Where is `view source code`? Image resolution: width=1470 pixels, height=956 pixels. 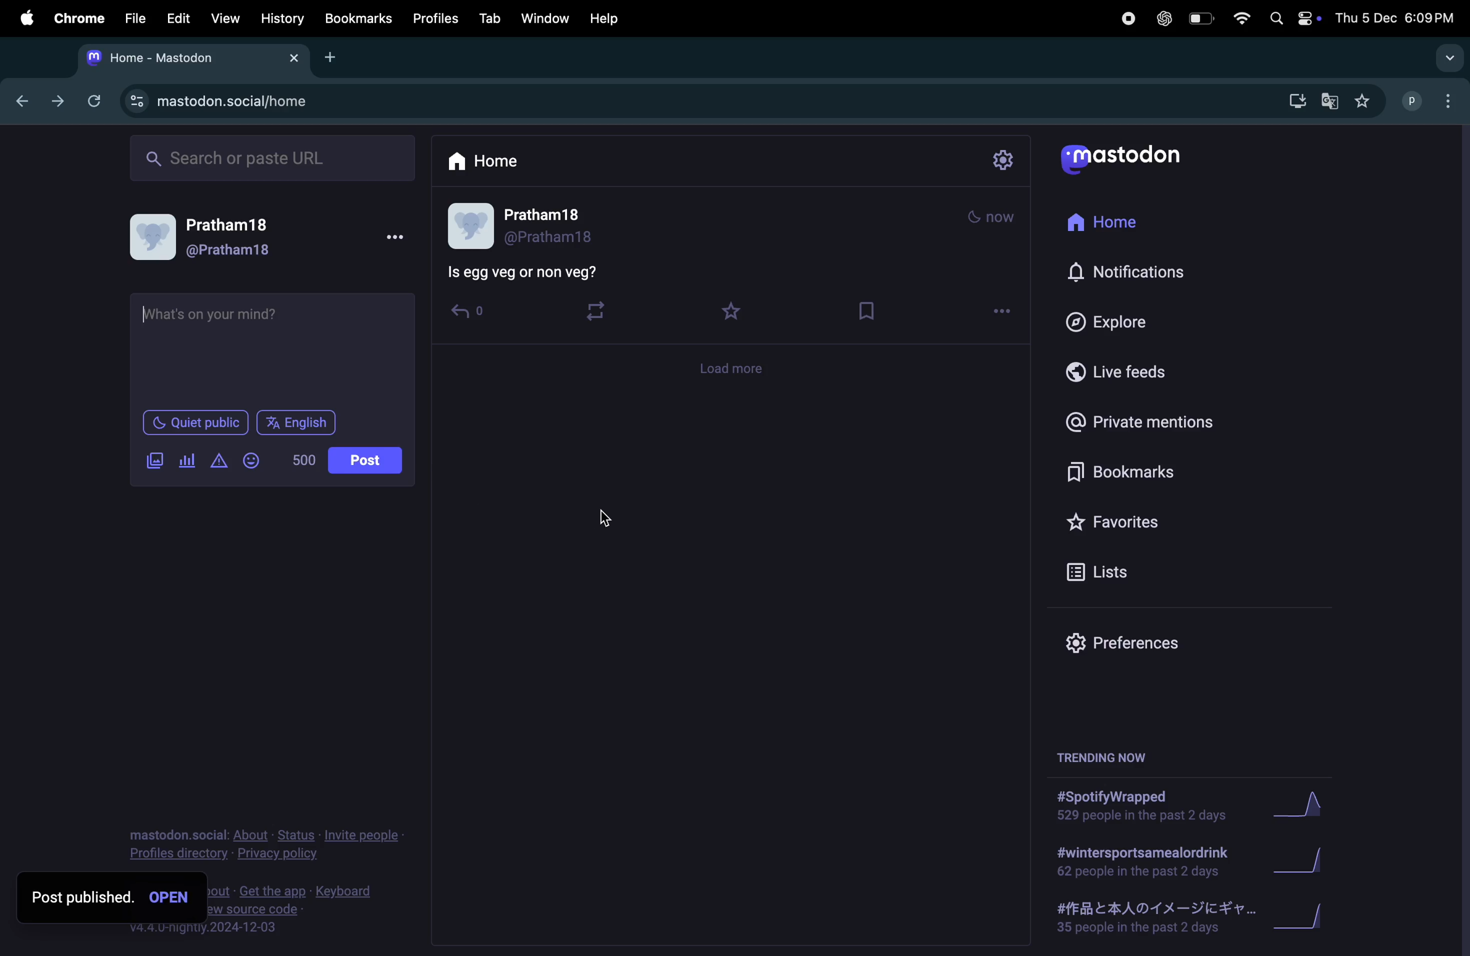 view source code is located at coordinates (324, 911).